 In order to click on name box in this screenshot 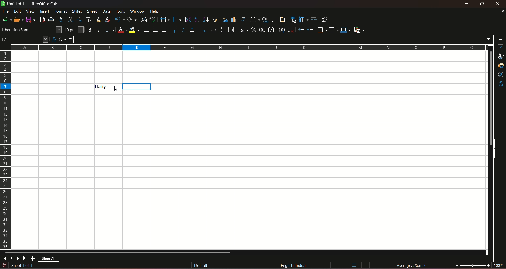, I will do `click(25, 39)`.